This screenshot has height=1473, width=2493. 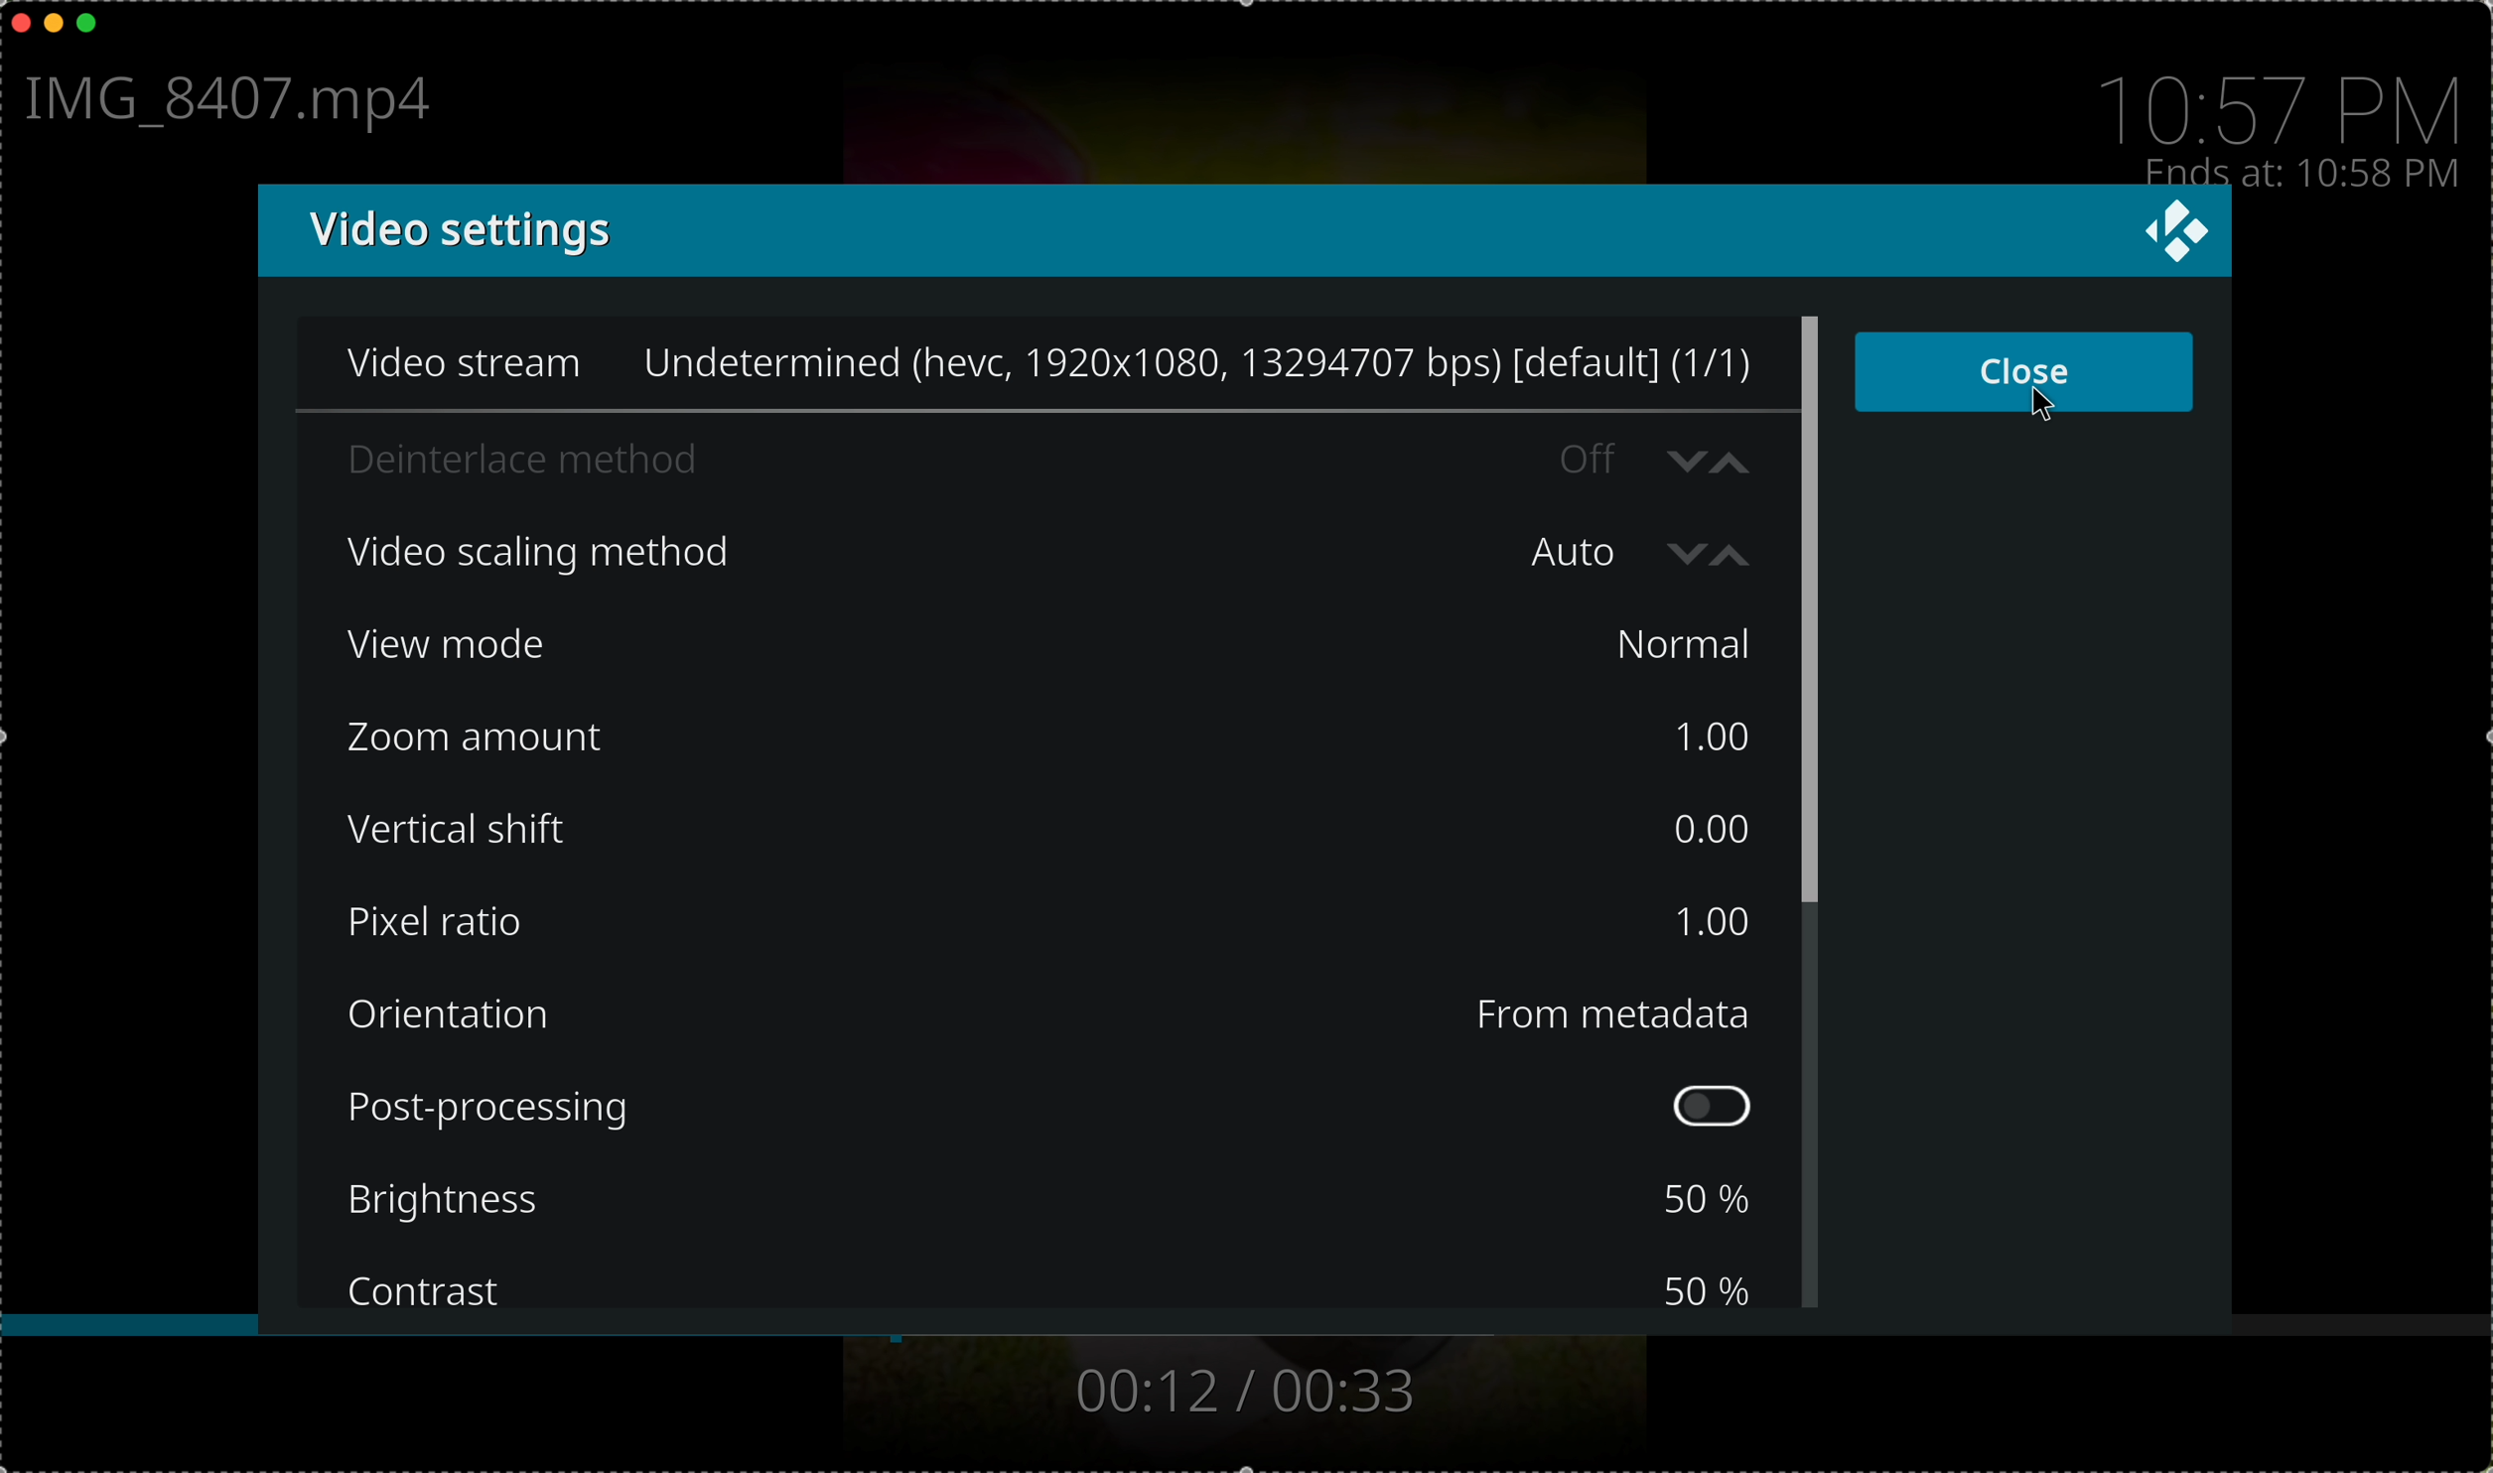 What do you see at coordinates (1174, 232) in the screenshot?
I see `video settings` at bounding box center [1174, 232].